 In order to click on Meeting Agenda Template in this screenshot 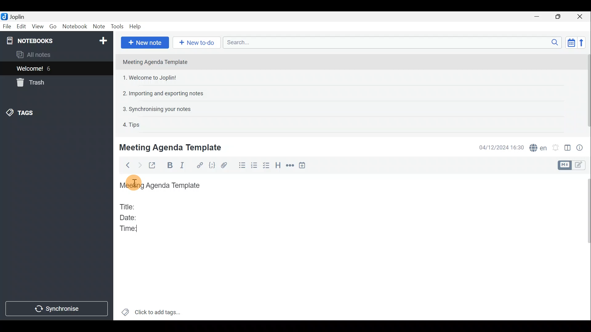, I will do `click(161, 185)`.